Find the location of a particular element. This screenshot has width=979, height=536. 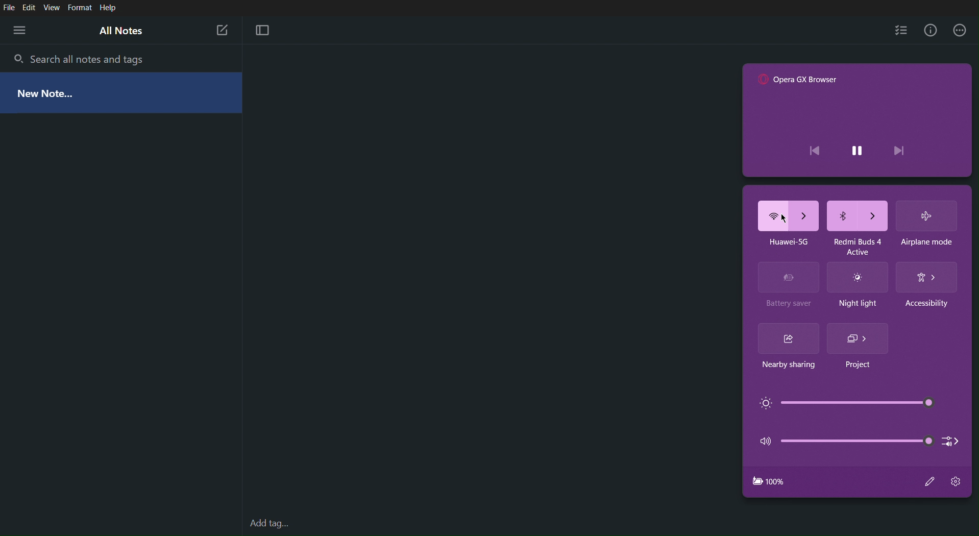

Help is located at coordinates (108, 8).